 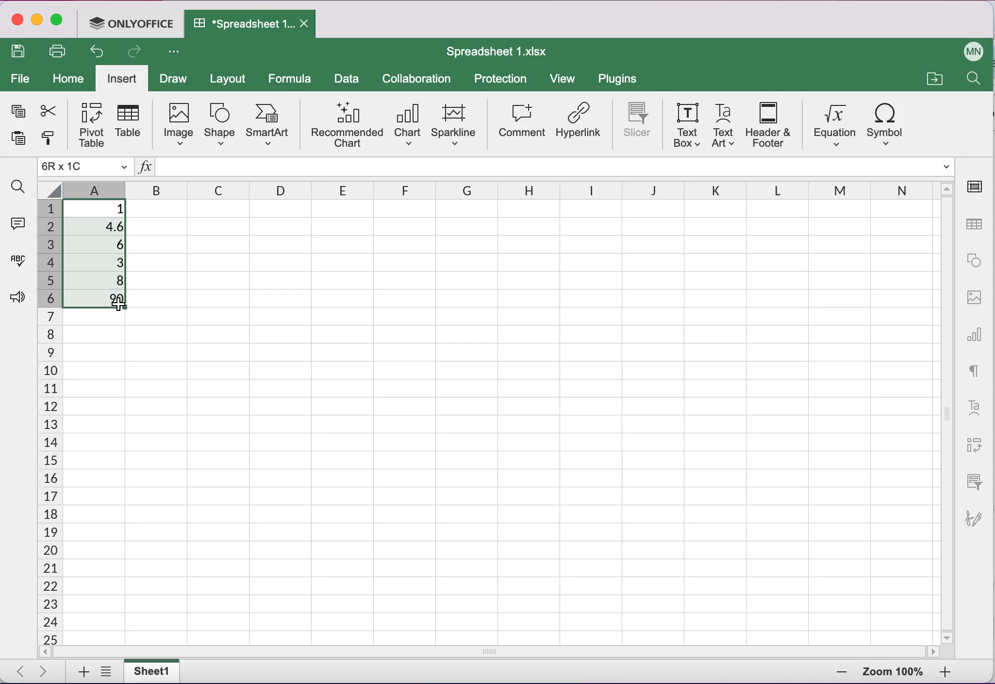 What do you see at coordinates (946, 672) in the screenshot?
I see `zoom in` at bounding box center [946, 672].